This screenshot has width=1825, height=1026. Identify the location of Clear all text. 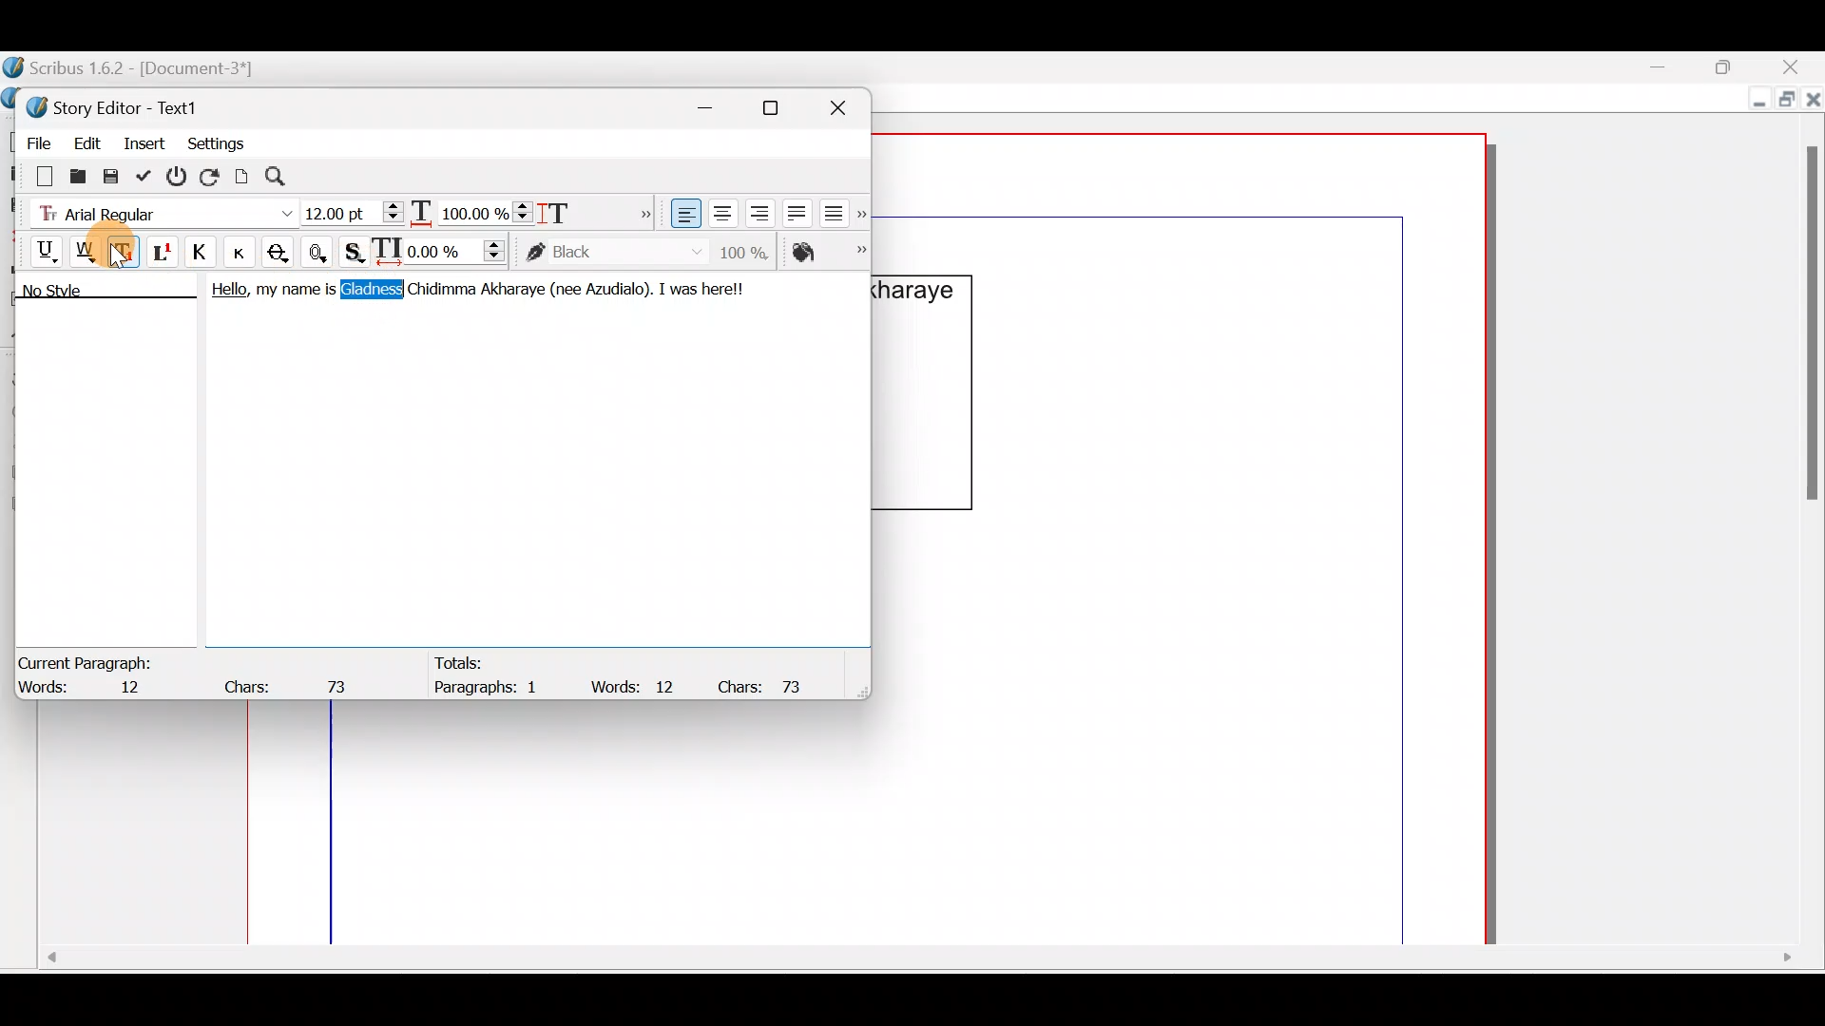
(35, 175).